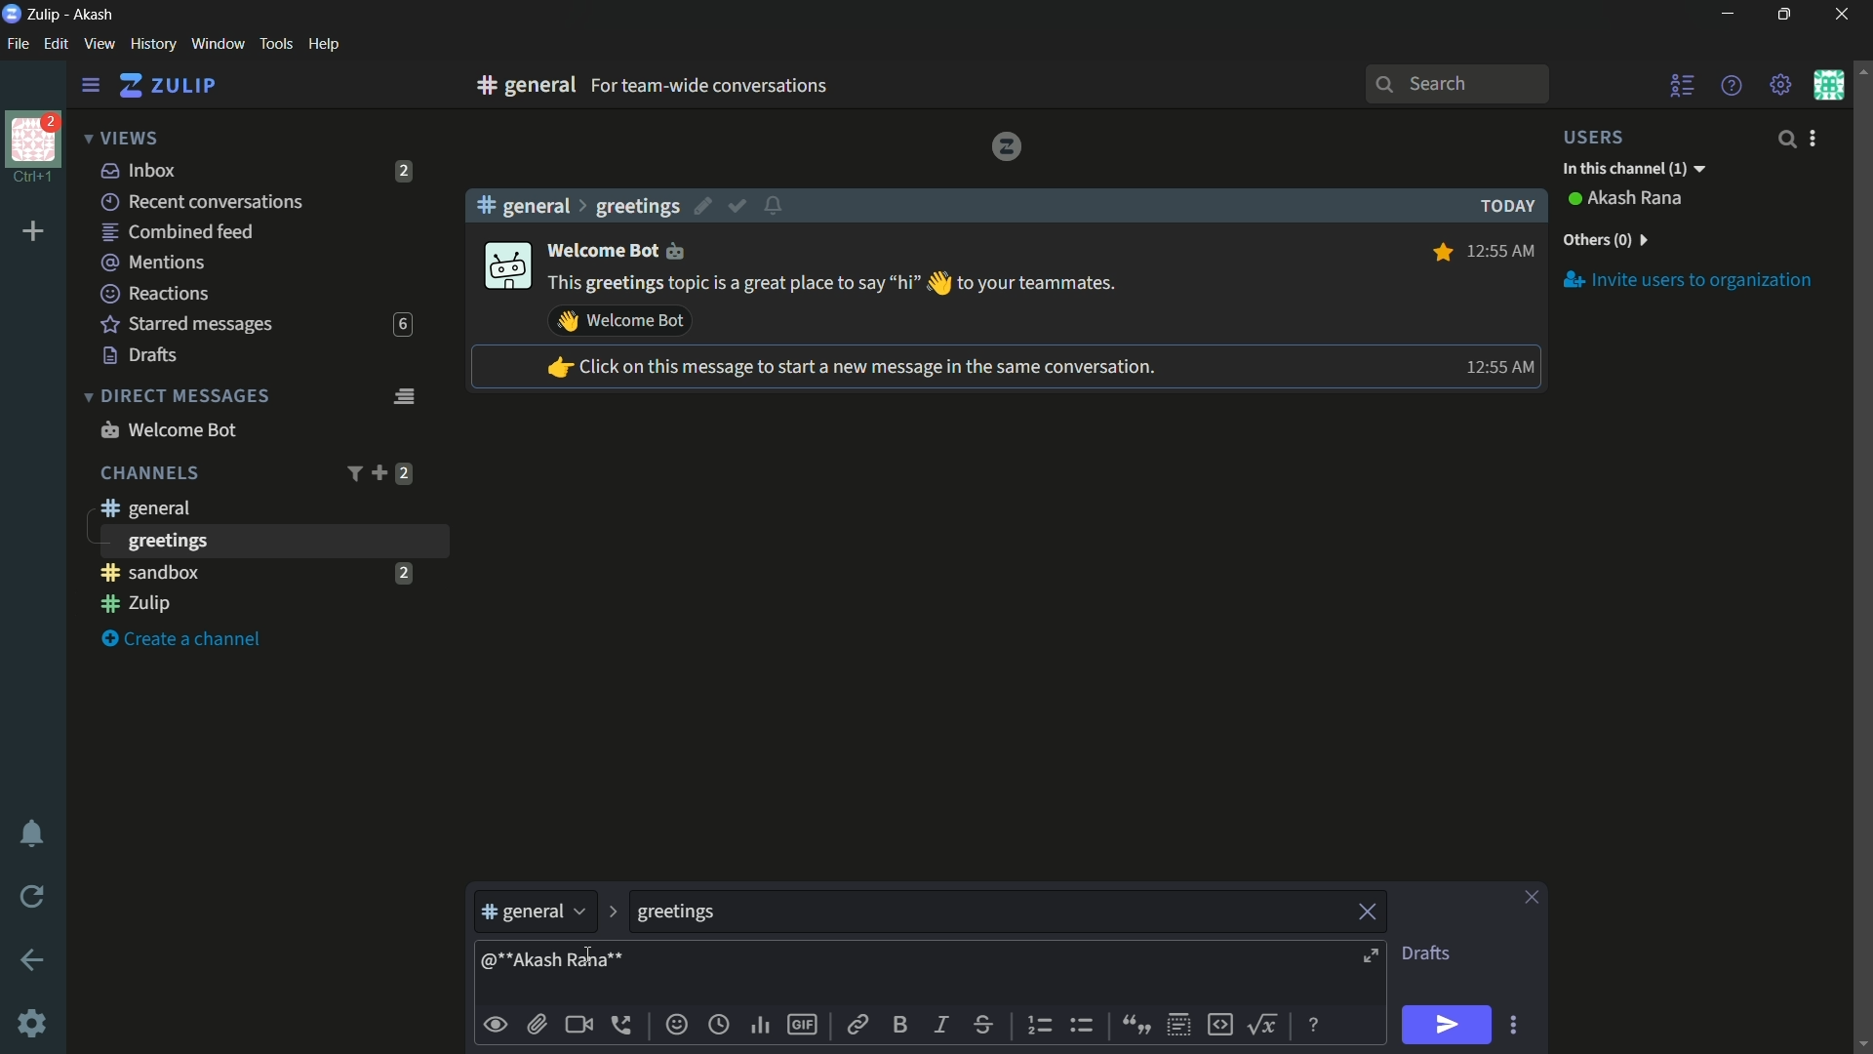  Describe the element at coordinates (1440, 252) in the screenshot. I see `Star` at that location.